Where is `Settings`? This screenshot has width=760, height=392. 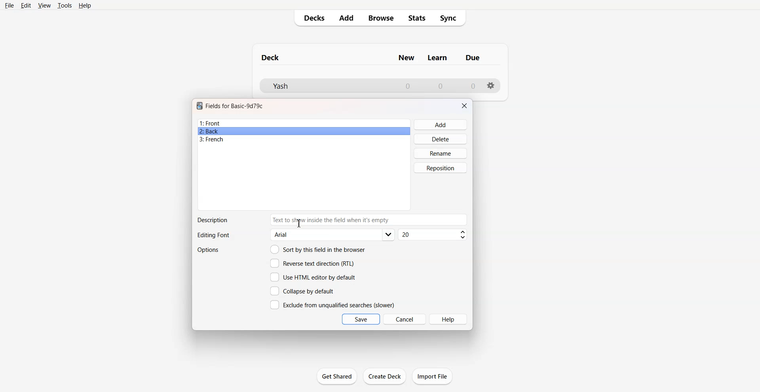 Settings is located at coordinates (491, 86).